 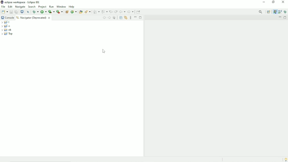 I want to click on eclipse-workspace - eclipse ide, so click(x=24, y=2).